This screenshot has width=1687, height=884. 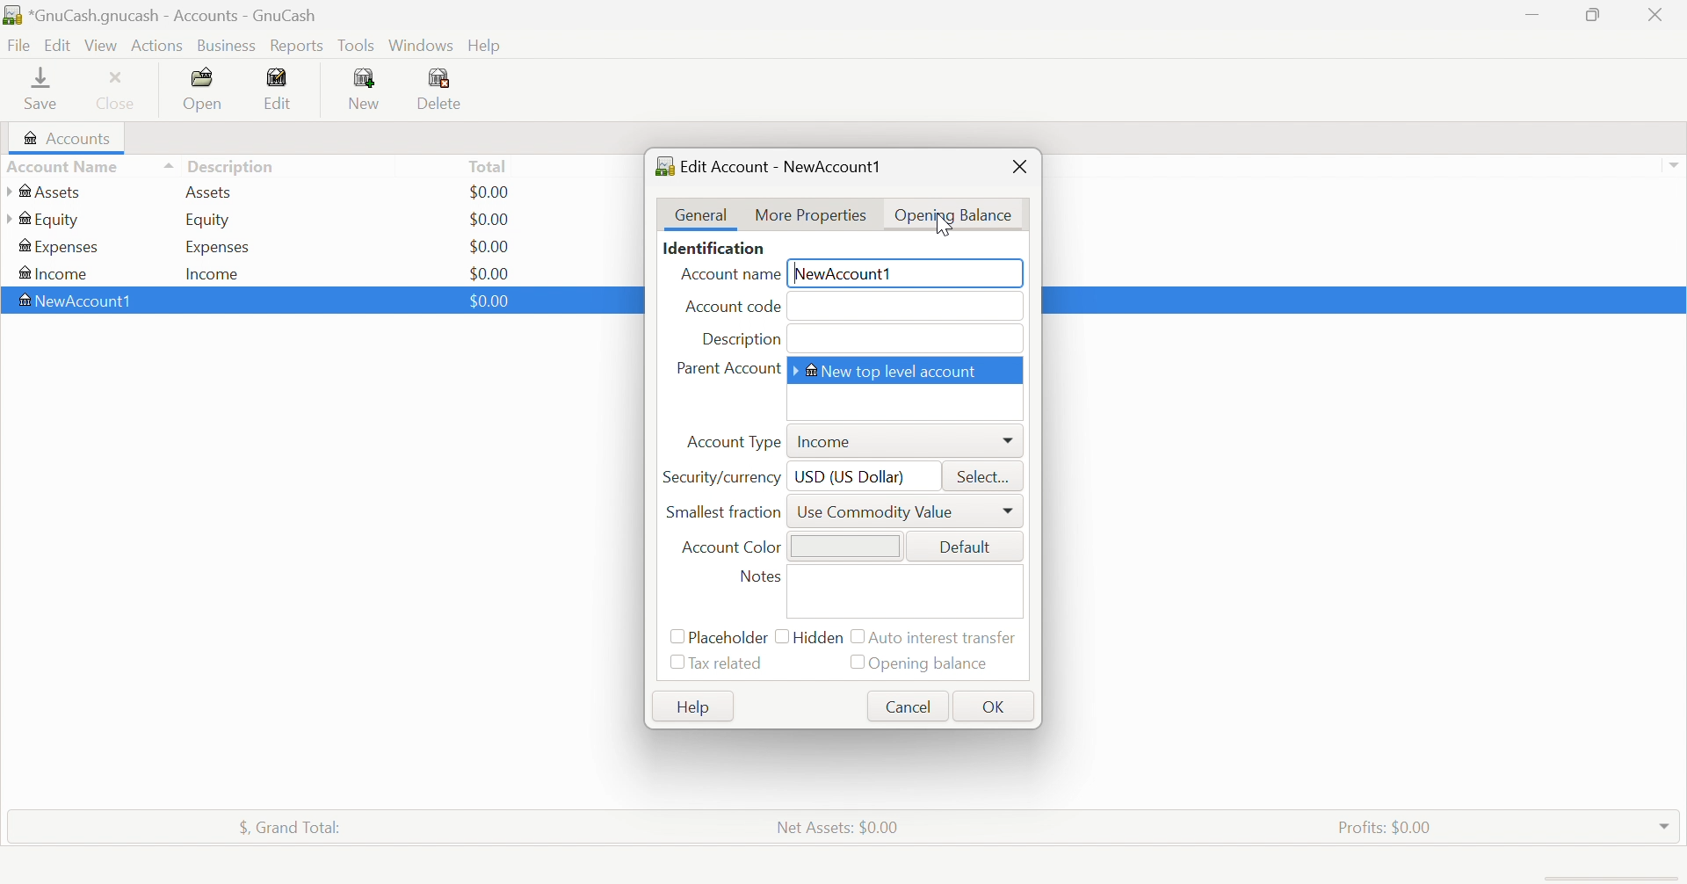 I want to click on Account color, so click(x=732, y=547).